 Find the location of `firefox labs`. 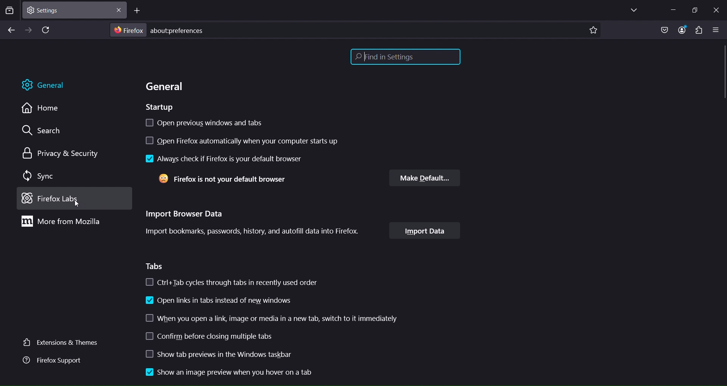

firefox labs is located at coordinates (62, 199).